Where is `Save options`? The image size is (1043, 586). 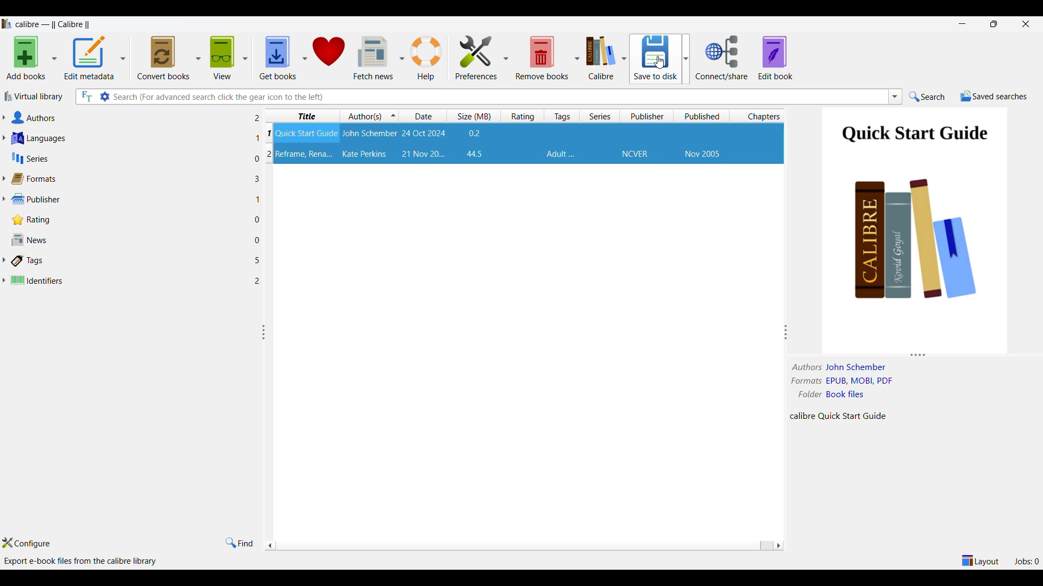
Save options is located at coordinates (660, 59).